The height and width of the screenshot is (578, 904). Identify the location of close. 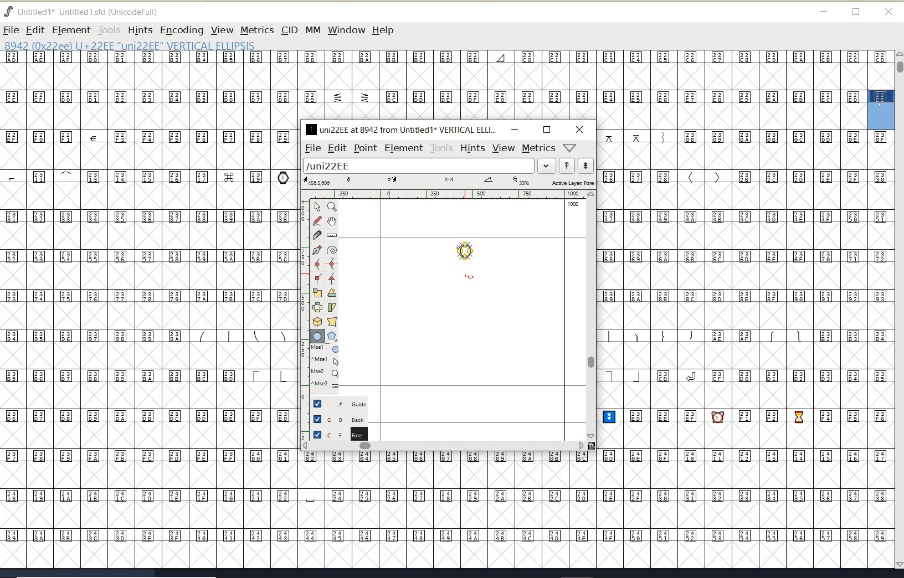
(888, 12).